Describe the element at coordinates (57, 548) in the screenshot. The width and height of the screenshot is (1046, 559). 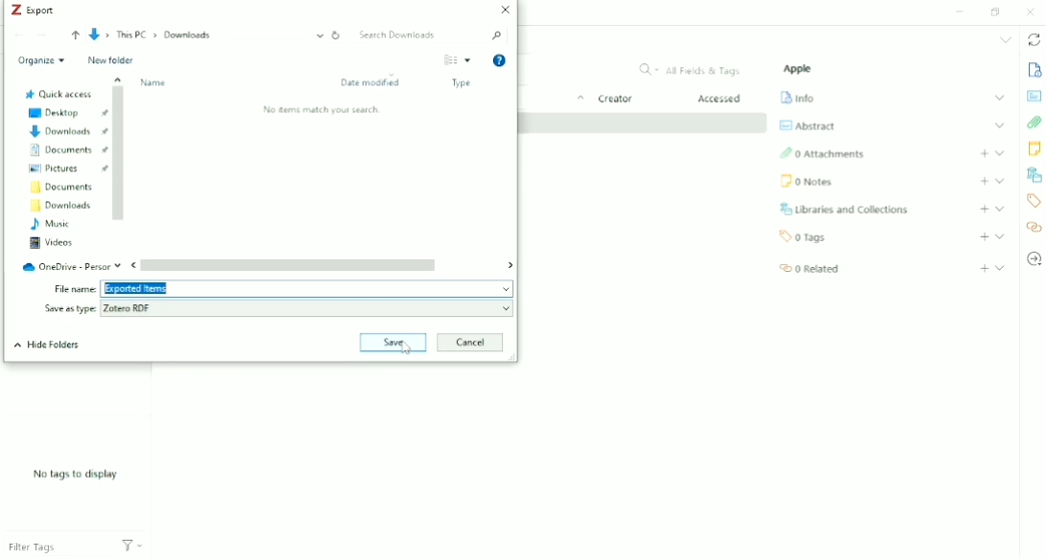
I see `Filter Tags` at that location.